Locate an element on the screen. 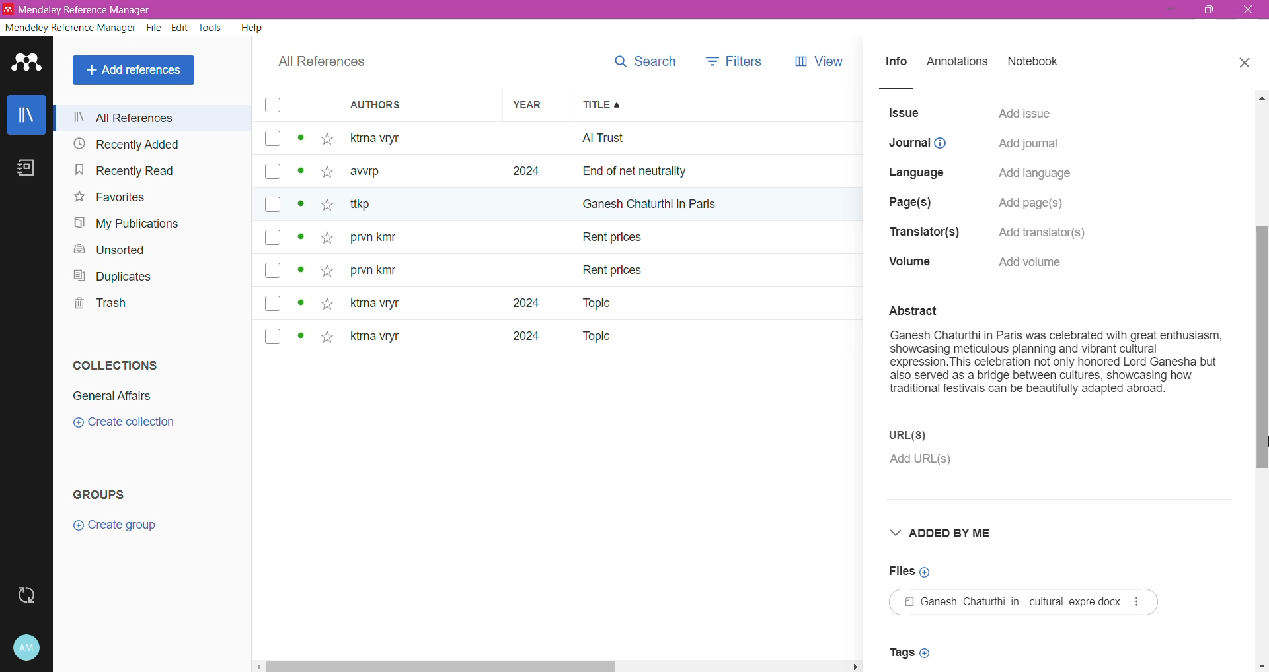 Image resolution: width=1269 pixels, height=672 pixels. Favorites is located at coordinates (109, 198).